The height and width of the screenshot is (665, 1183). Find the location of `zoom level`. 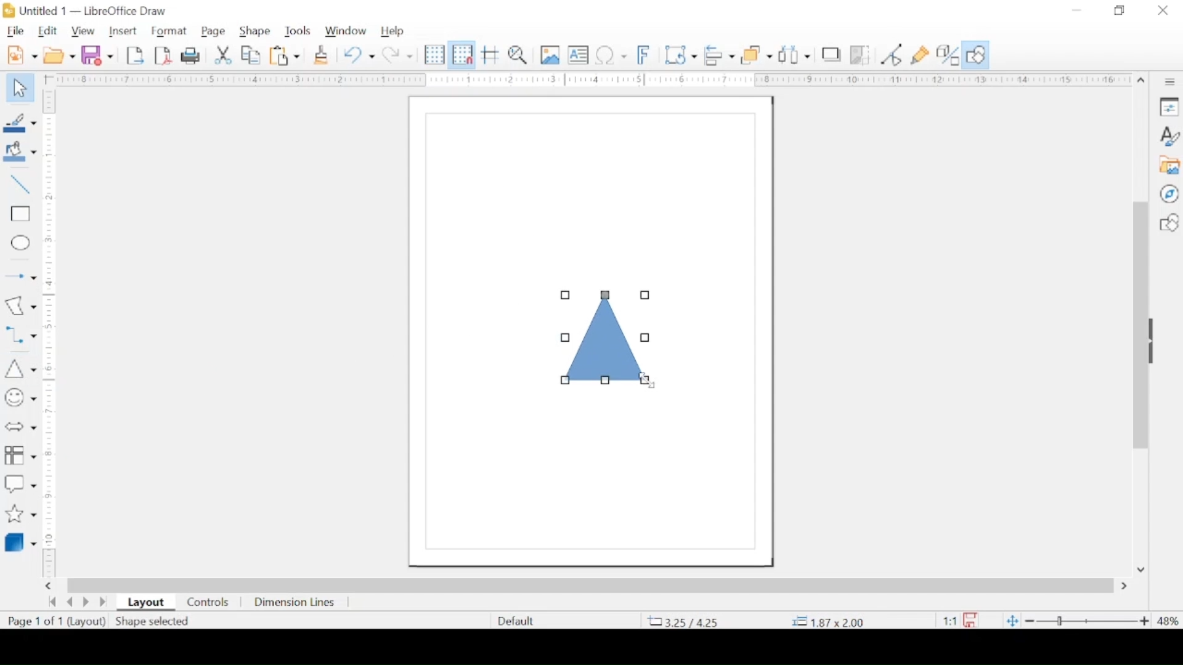

zoom level is located at coordinates (1168, 621).